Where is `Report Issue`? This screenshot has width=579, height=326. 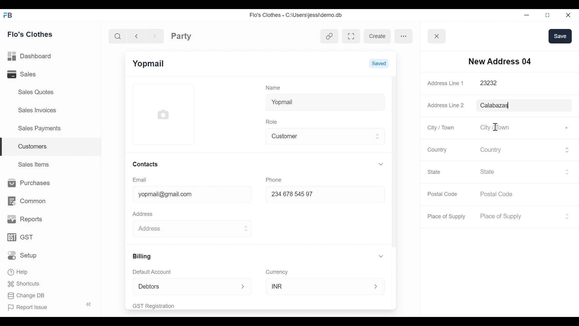
Report Issue is located at coordinates (46, 306).